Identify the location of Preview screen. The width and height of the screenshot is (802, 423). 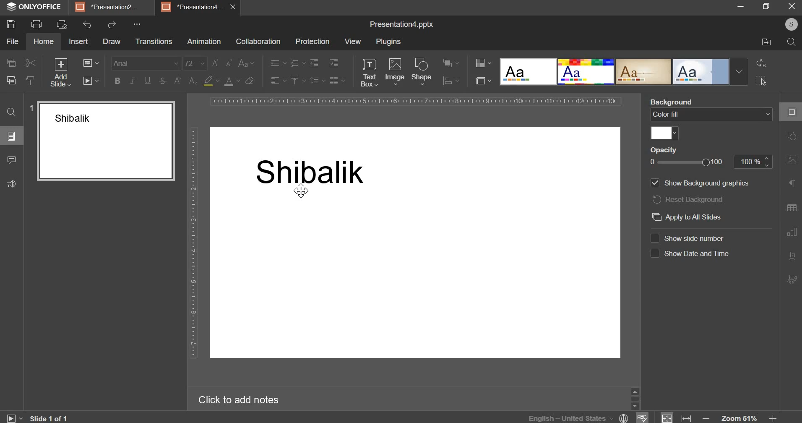
(101, 142).